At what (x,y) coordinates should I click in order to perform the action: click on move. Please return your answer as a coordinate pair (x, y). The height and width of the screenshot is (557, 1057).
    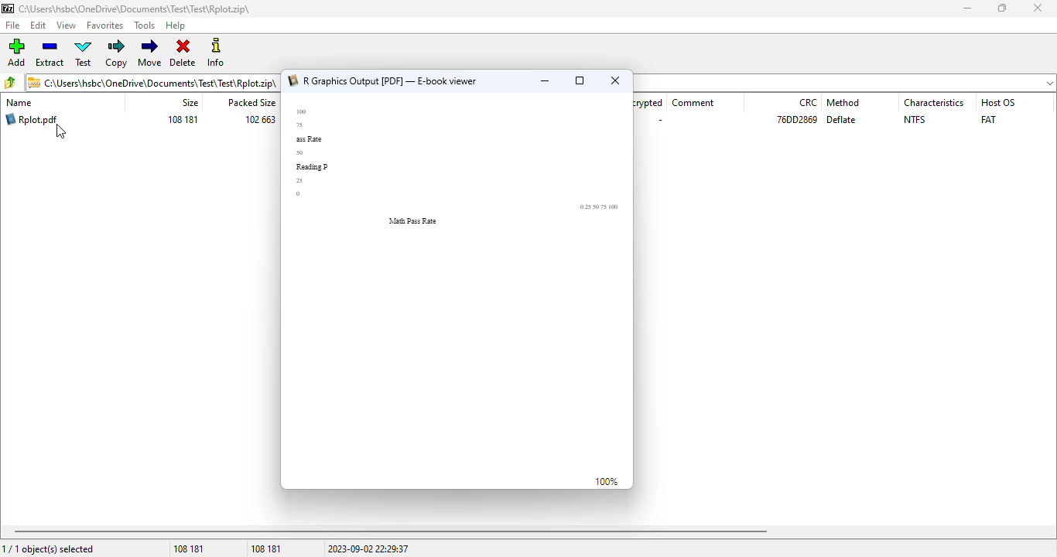
    Looking at the image, I should click on (149, 53).